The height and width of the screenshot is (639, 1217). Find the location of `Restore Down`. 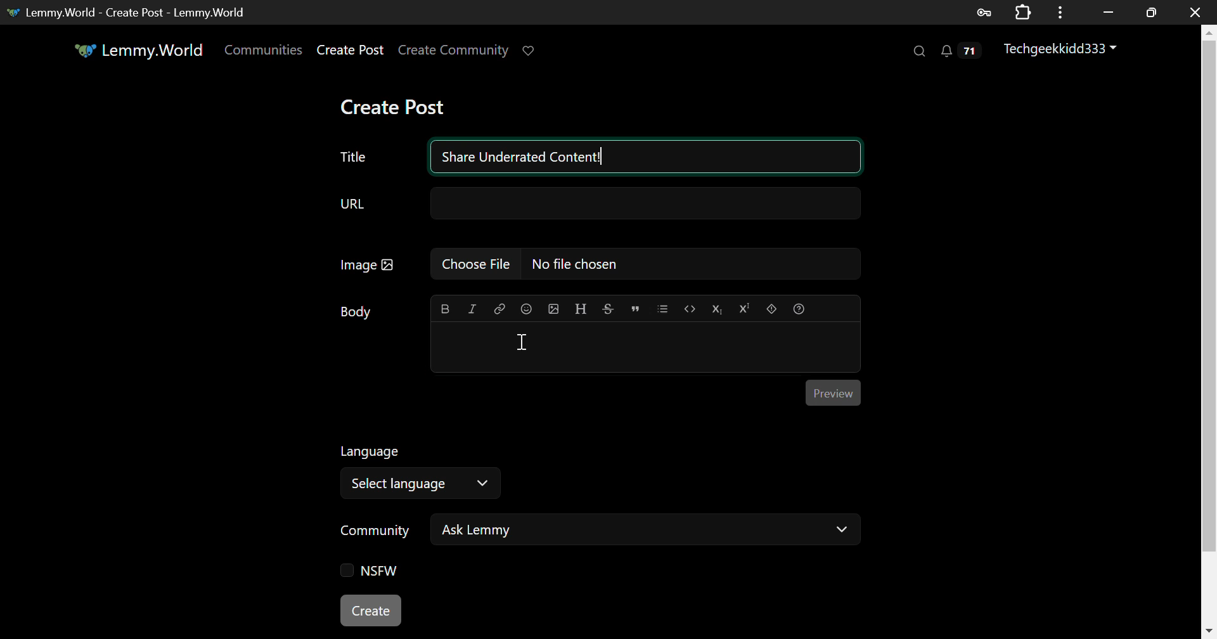

Restore Down is located at coordinates (1109, 12).